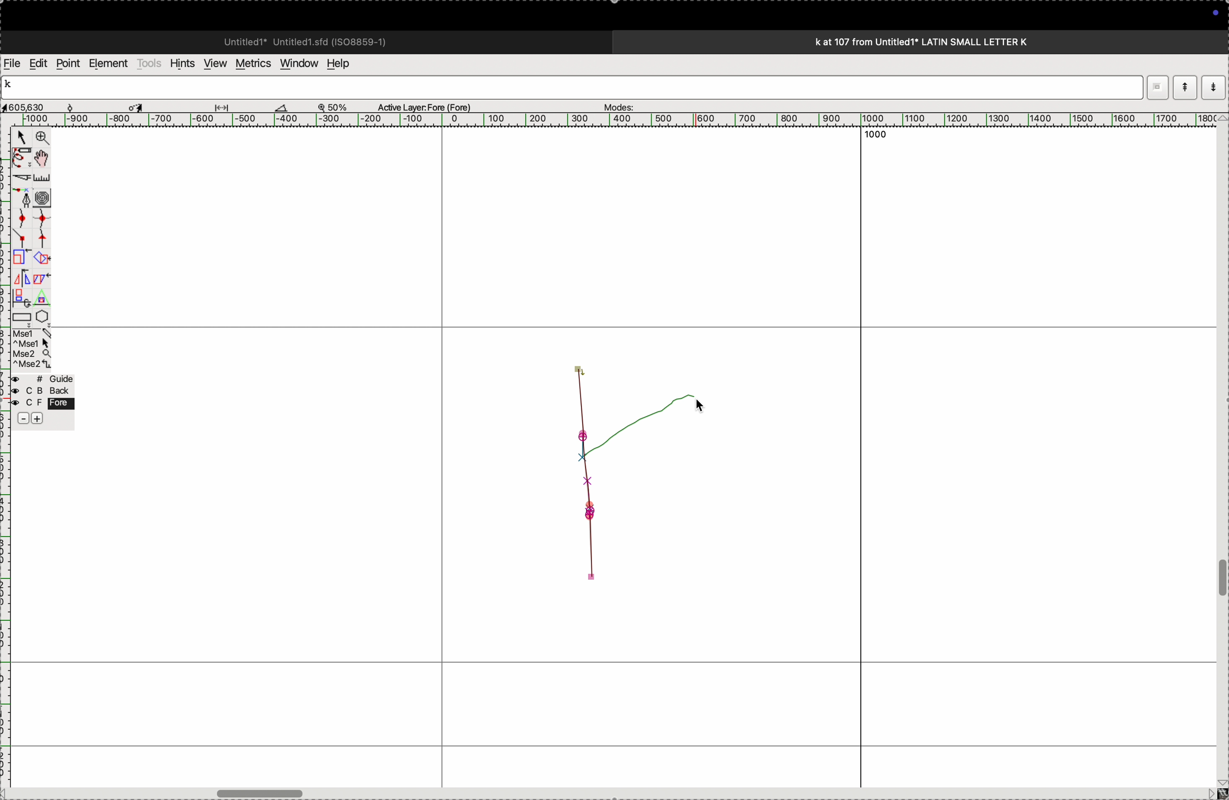 Image resolution: width=1229 pixels, height=800 pixels. I want to click on cursor, so click(707, 407).